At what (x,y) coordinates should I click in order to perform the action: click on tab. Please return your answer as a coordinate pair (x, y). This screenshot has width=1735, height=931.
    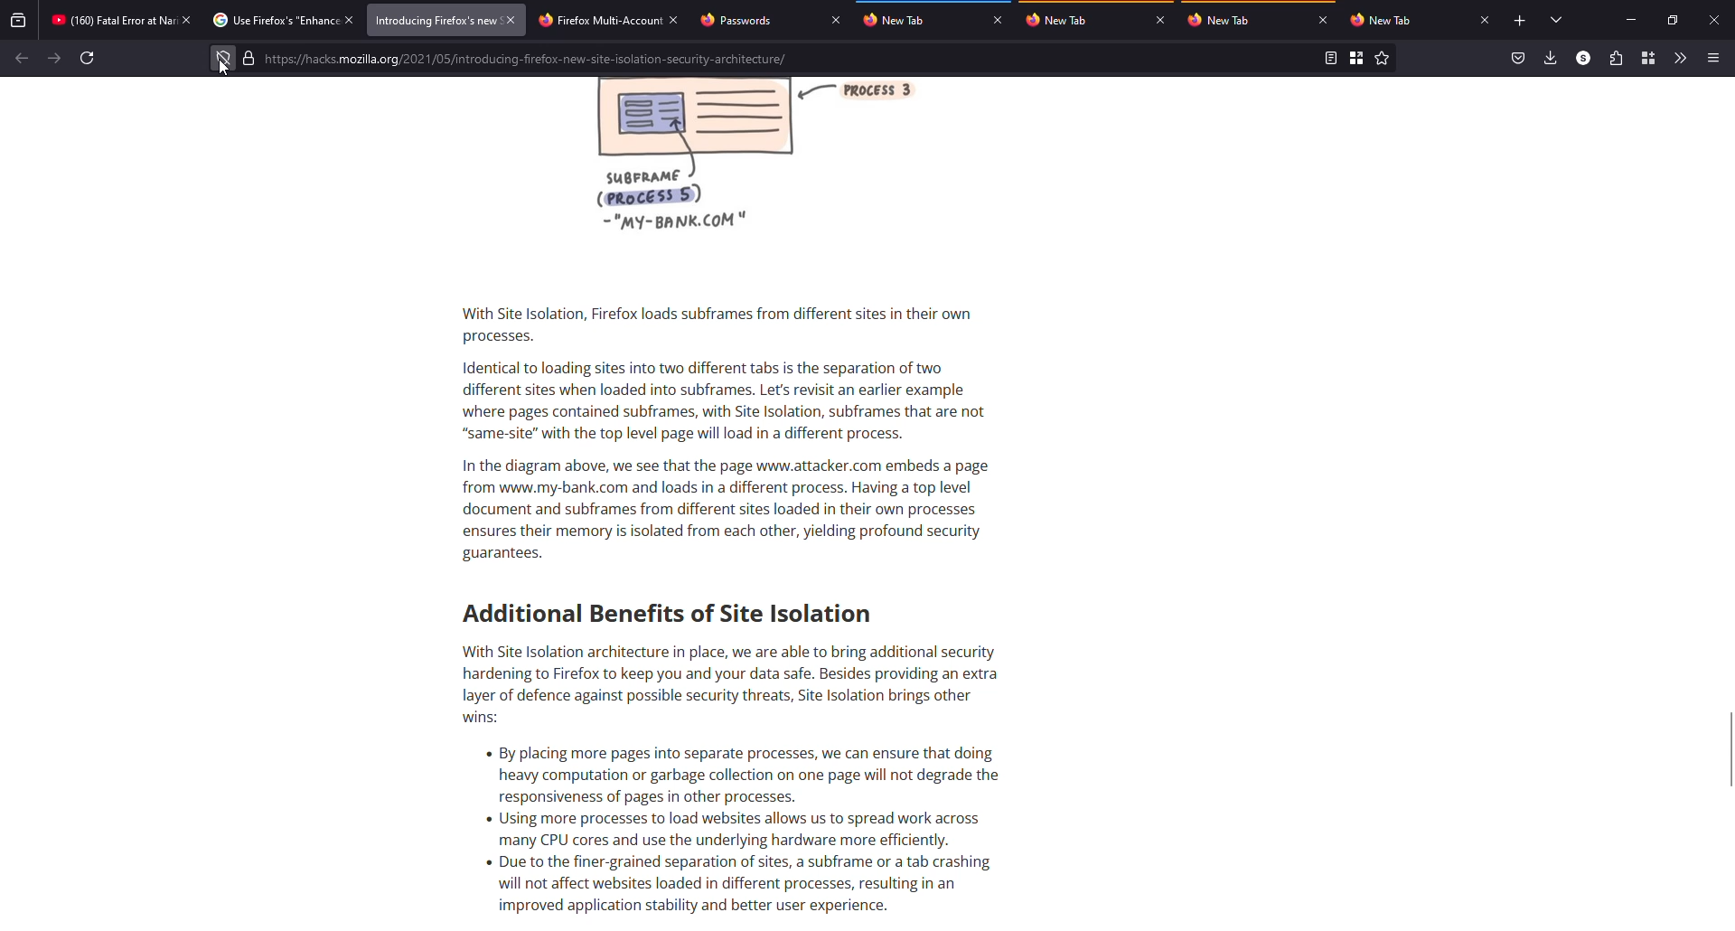
    Looking at the image, I should click on (1225, 19).